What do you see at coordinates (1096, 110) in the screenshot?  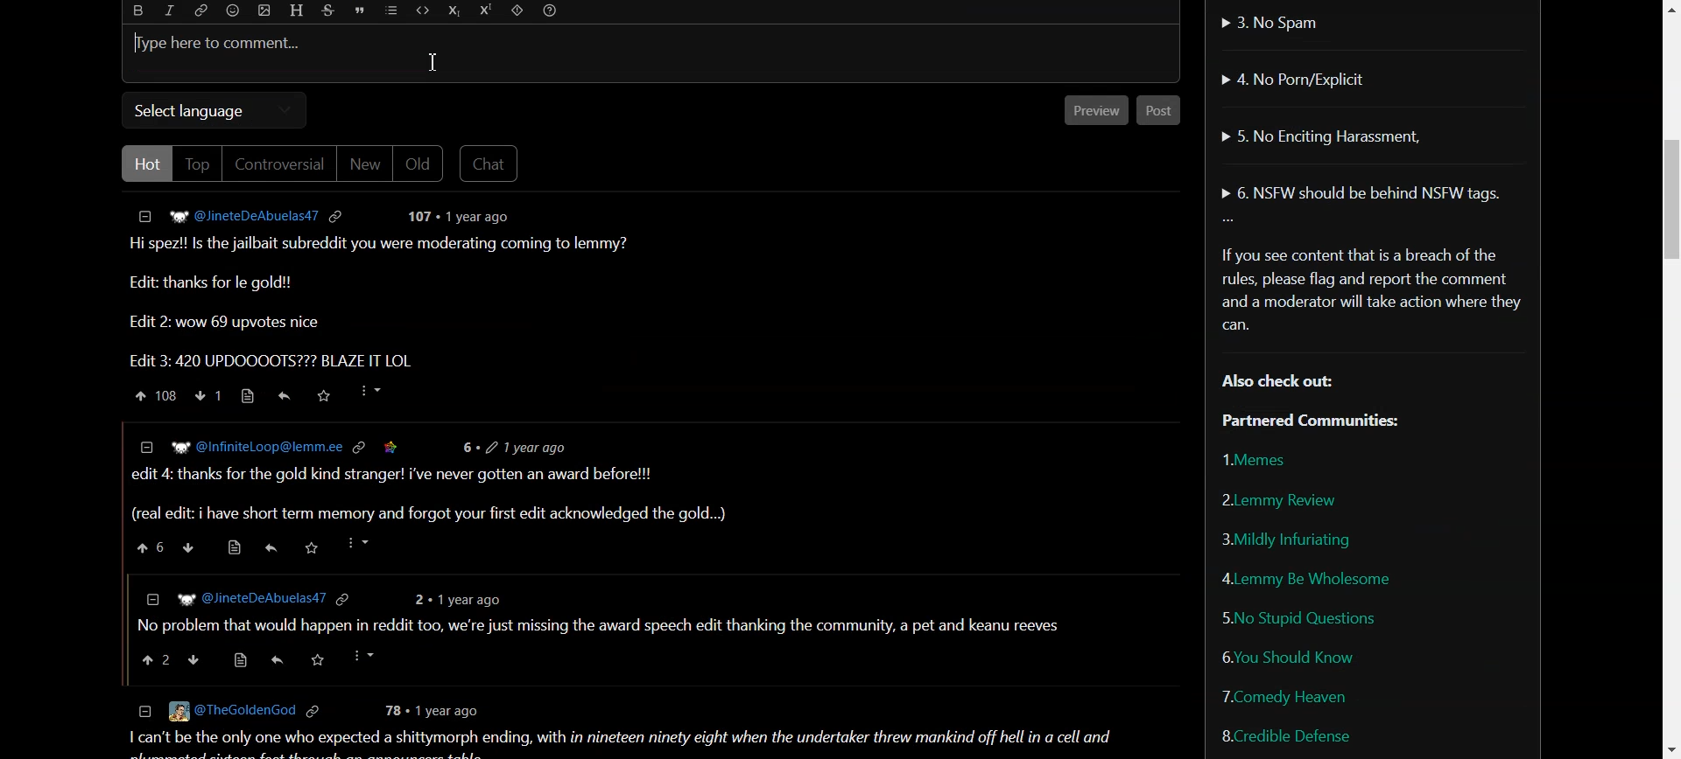 I see `Preview ` at bounding box center [1096, 110].